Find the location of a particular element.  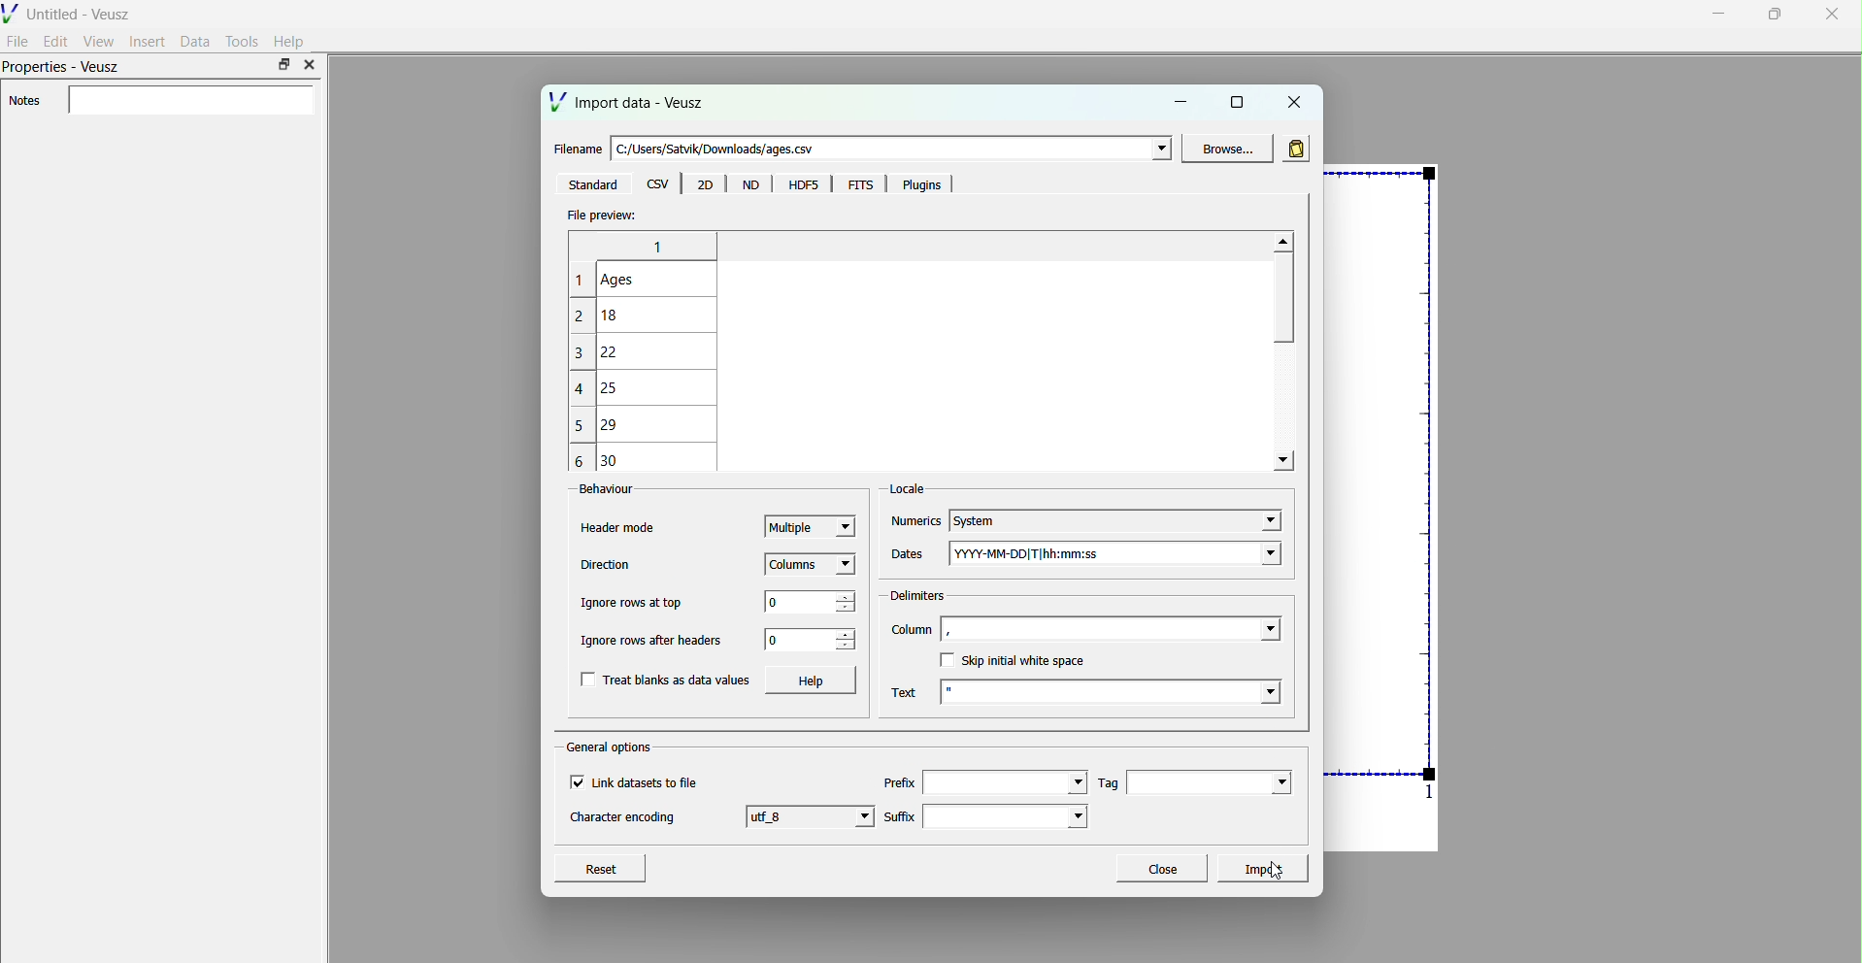

Data is located at coordinates (195, 41).